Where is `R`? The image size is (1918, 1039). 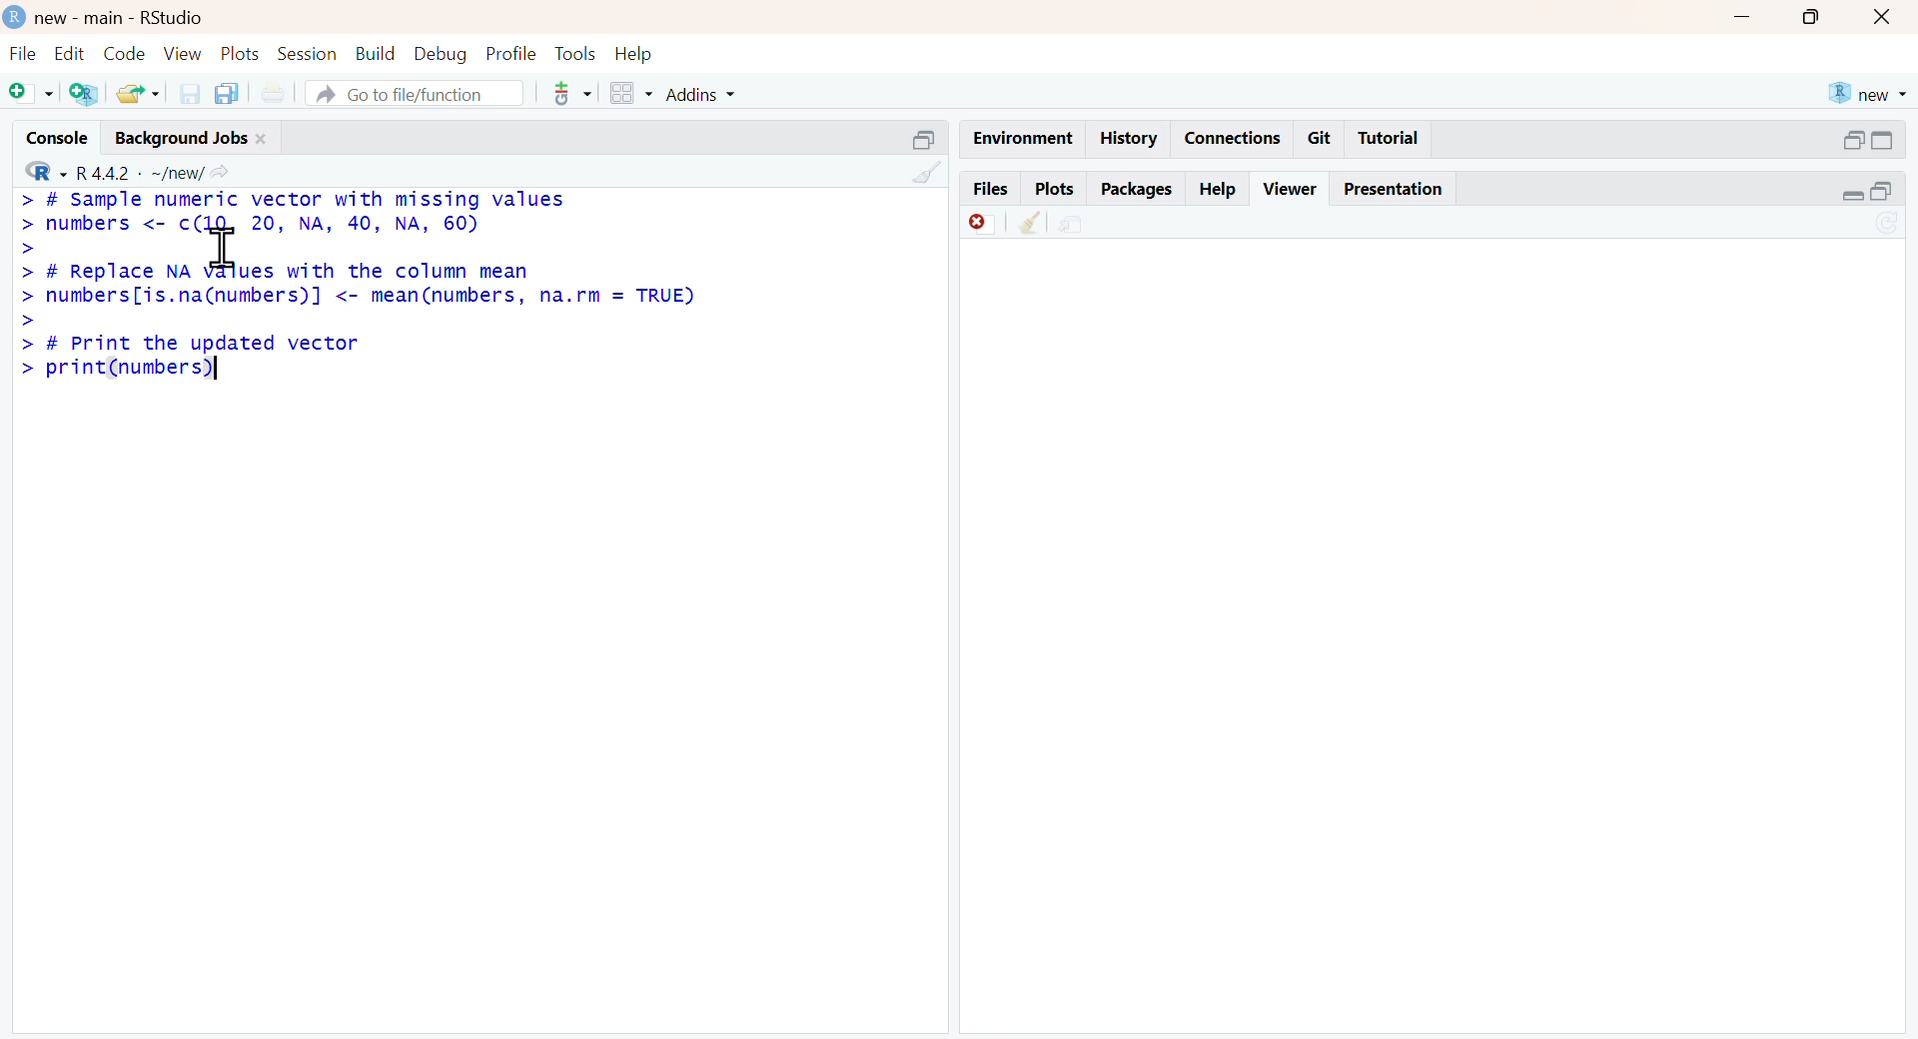
R is located at coordinates (48, 172).